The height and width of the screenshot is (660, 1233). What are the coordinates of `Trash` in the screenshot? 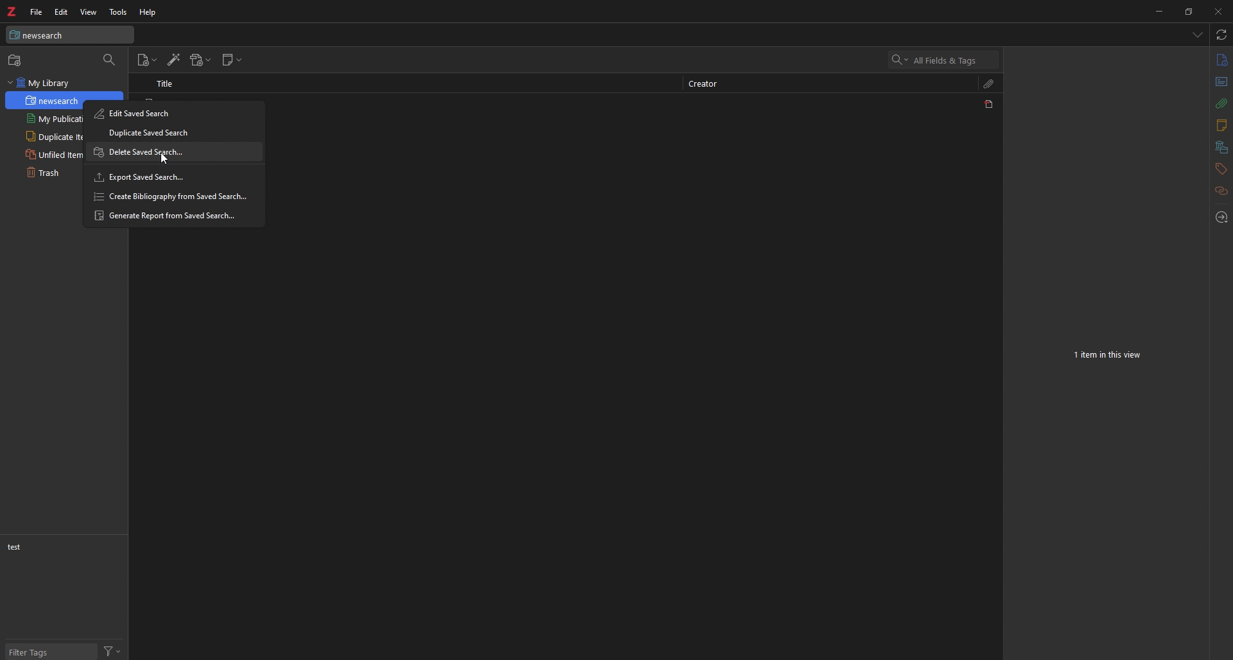 It's located at (42, 173).